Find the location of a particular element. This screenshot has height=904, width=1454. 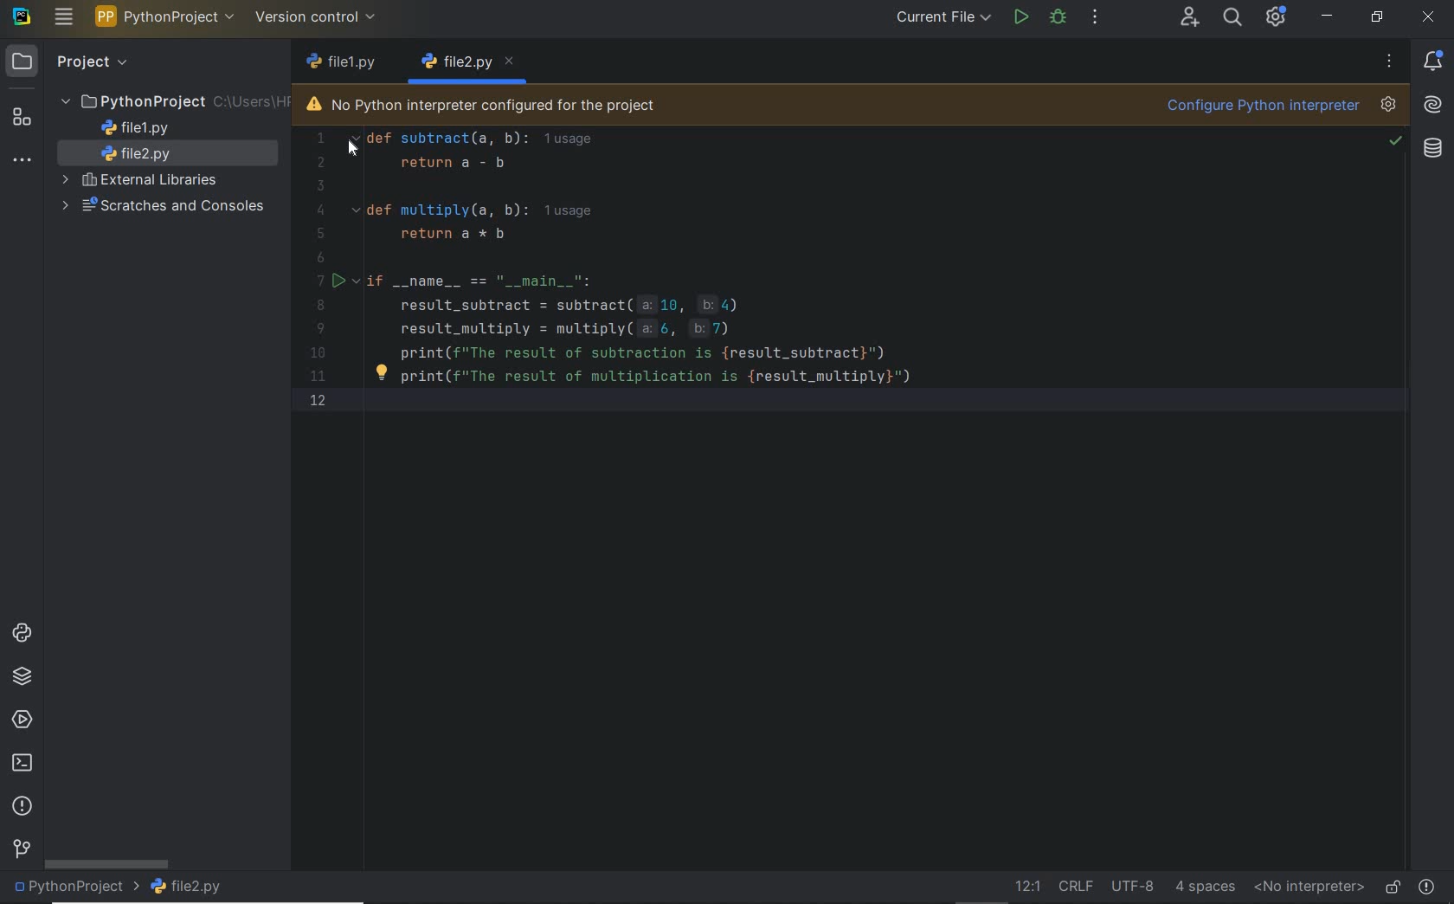

close is located at coordinates (512, 59).